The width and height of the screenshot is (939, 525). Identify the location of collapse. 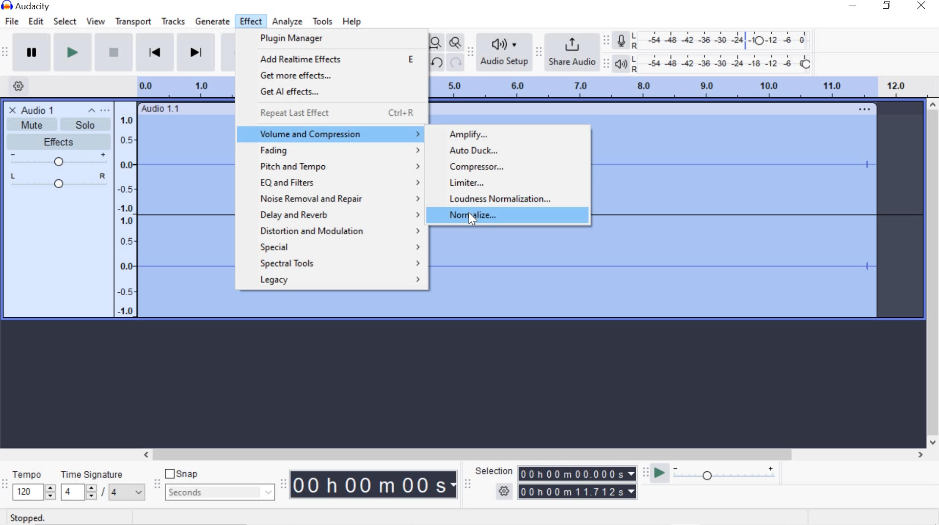
(92, 111).